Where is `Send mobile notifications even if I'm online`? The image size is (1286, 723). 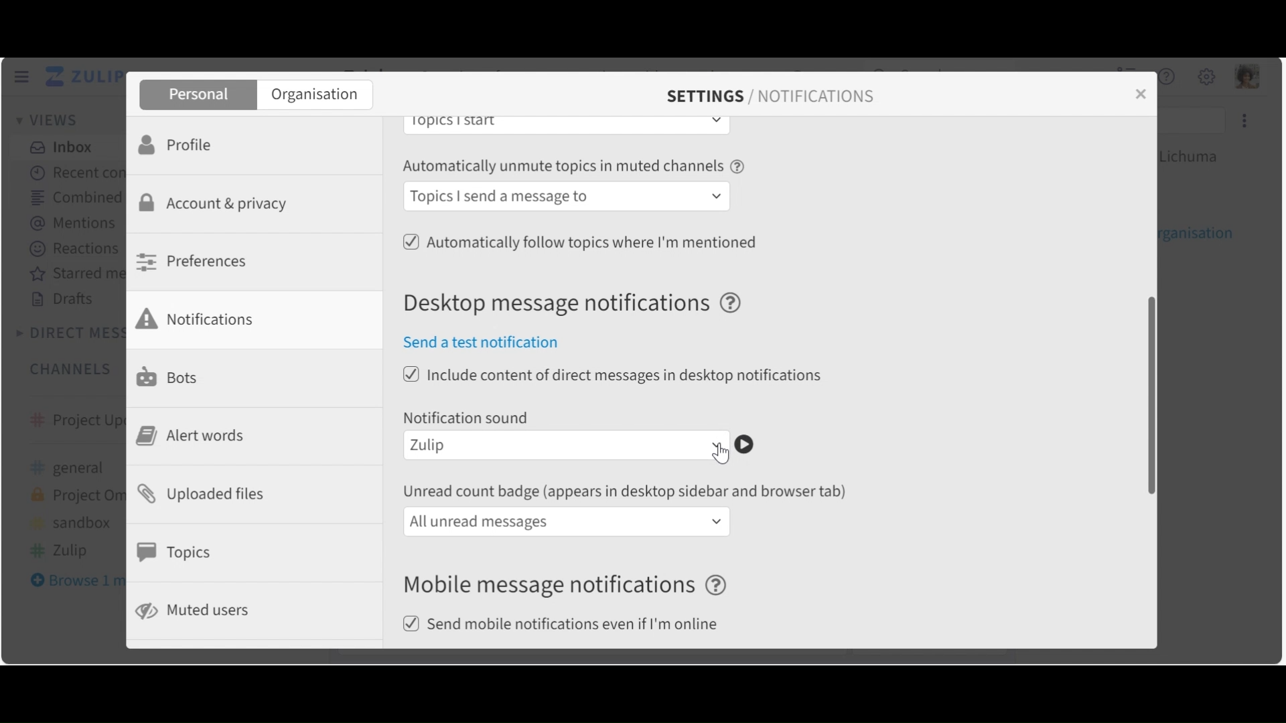 Send mobile notifications even if I'm online is located at coordinates (566, 625).